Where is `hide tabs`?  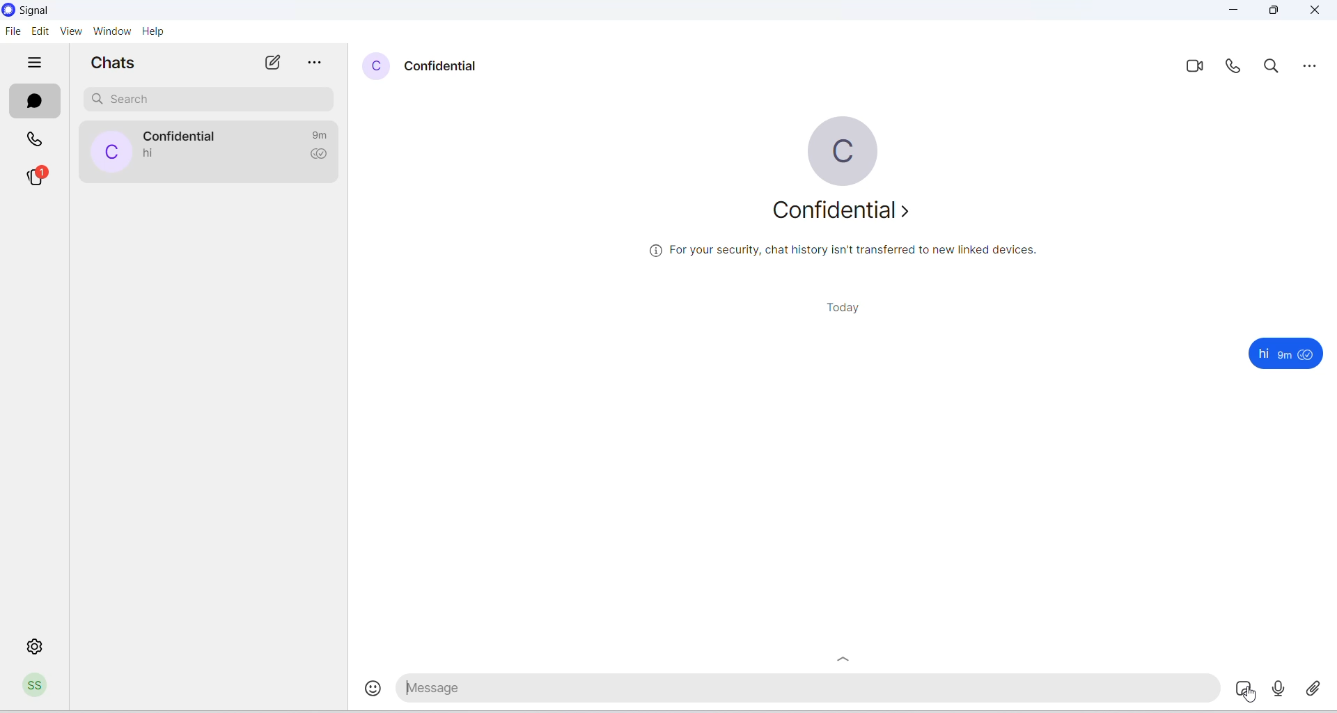 hide tabs is located at coordinates (36, 63).